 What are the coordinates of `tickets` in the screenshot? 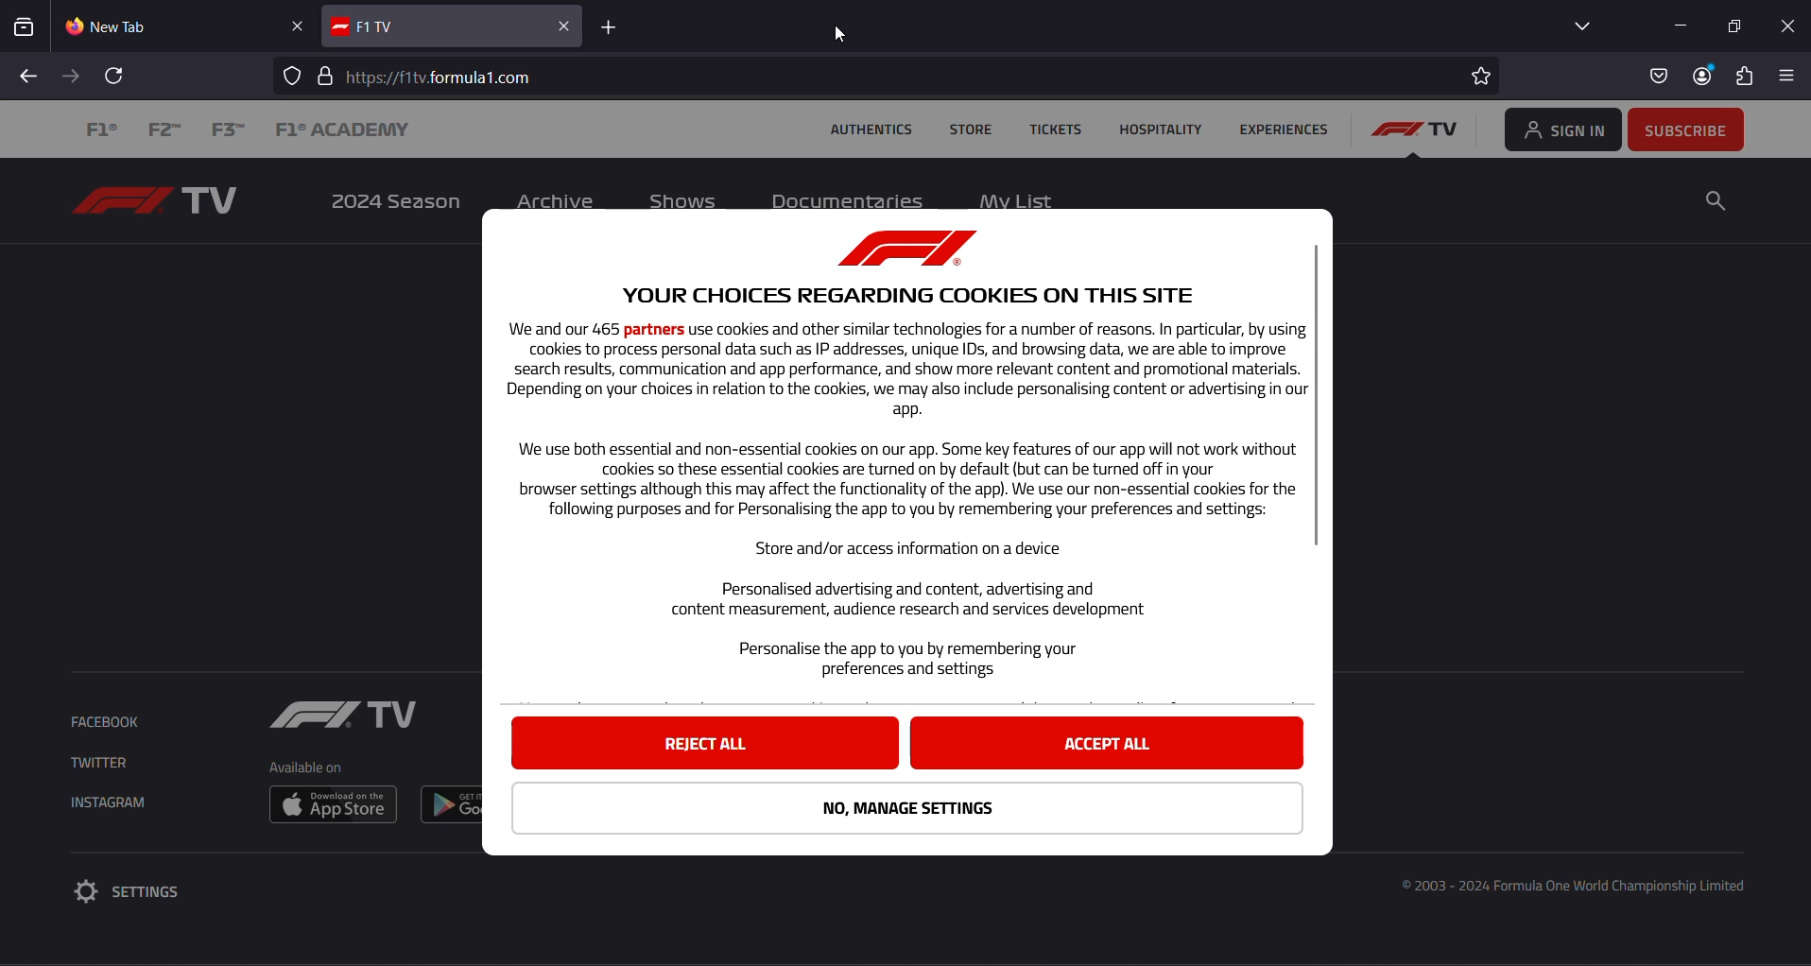 It's located at (1057, 129).